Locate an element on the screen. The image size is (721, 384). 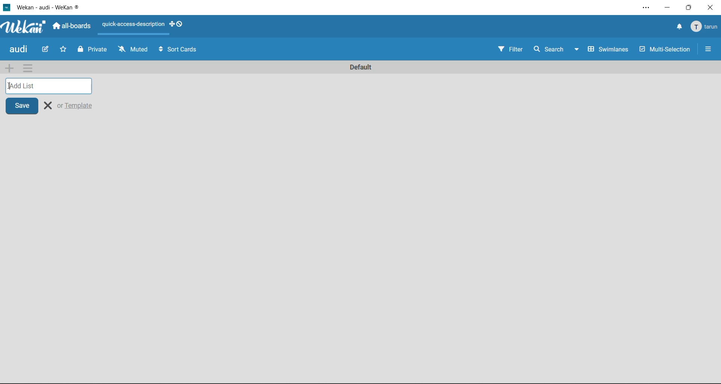
or template is located at coordinates (78, 105).